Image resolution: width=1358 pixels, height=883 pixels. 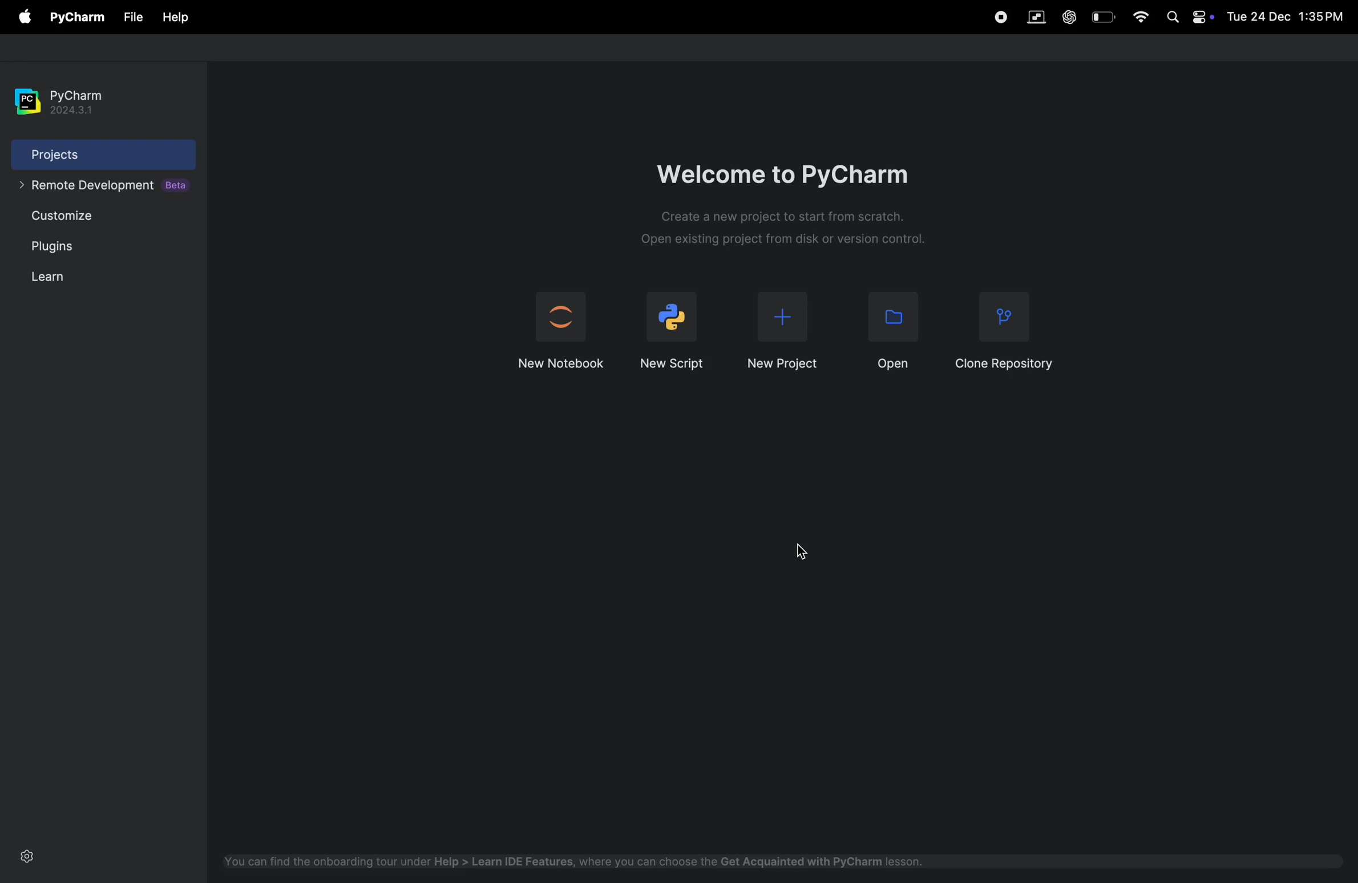 I want to click on parallel space, so click(x=1032, y=18).